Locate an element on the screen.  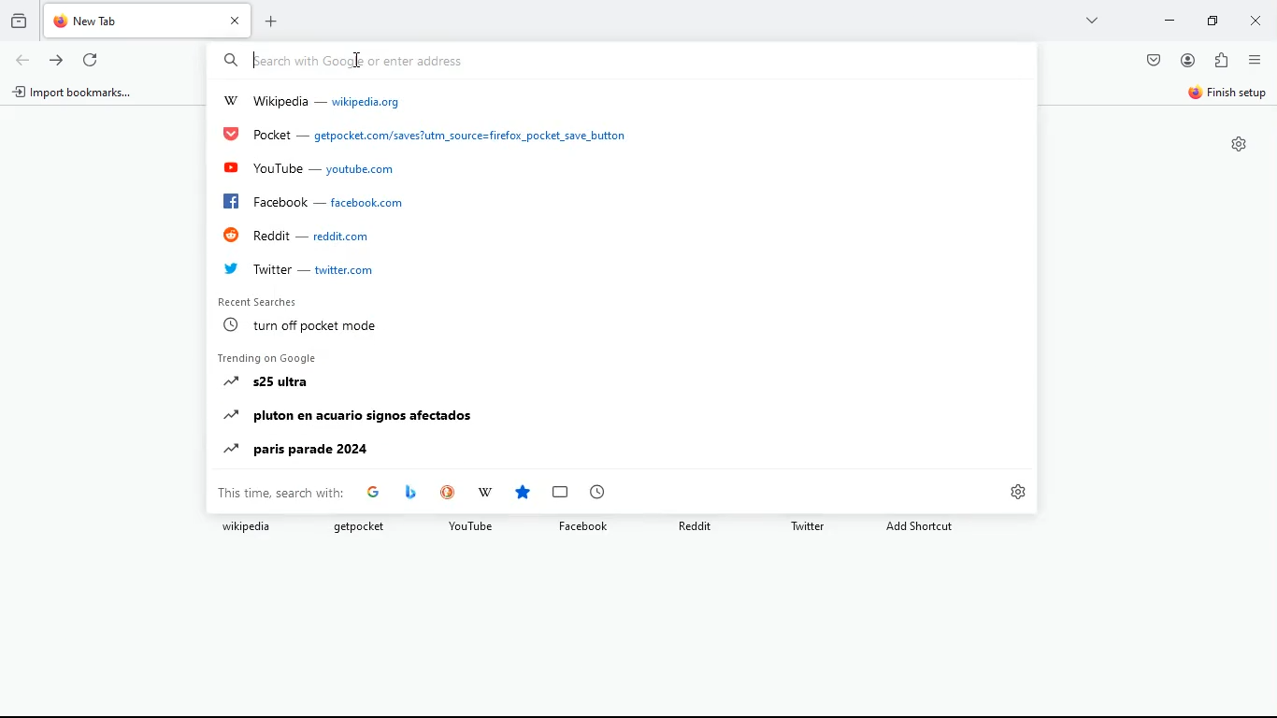
options is located at coordinates (1255, 63).